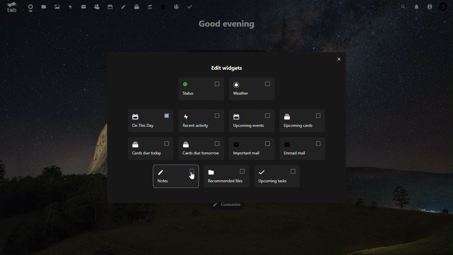 This screenshot has width=453, height=255. Describe the element at coordinates (416, 6) in the screenshot. I see `Notifications` at that location.